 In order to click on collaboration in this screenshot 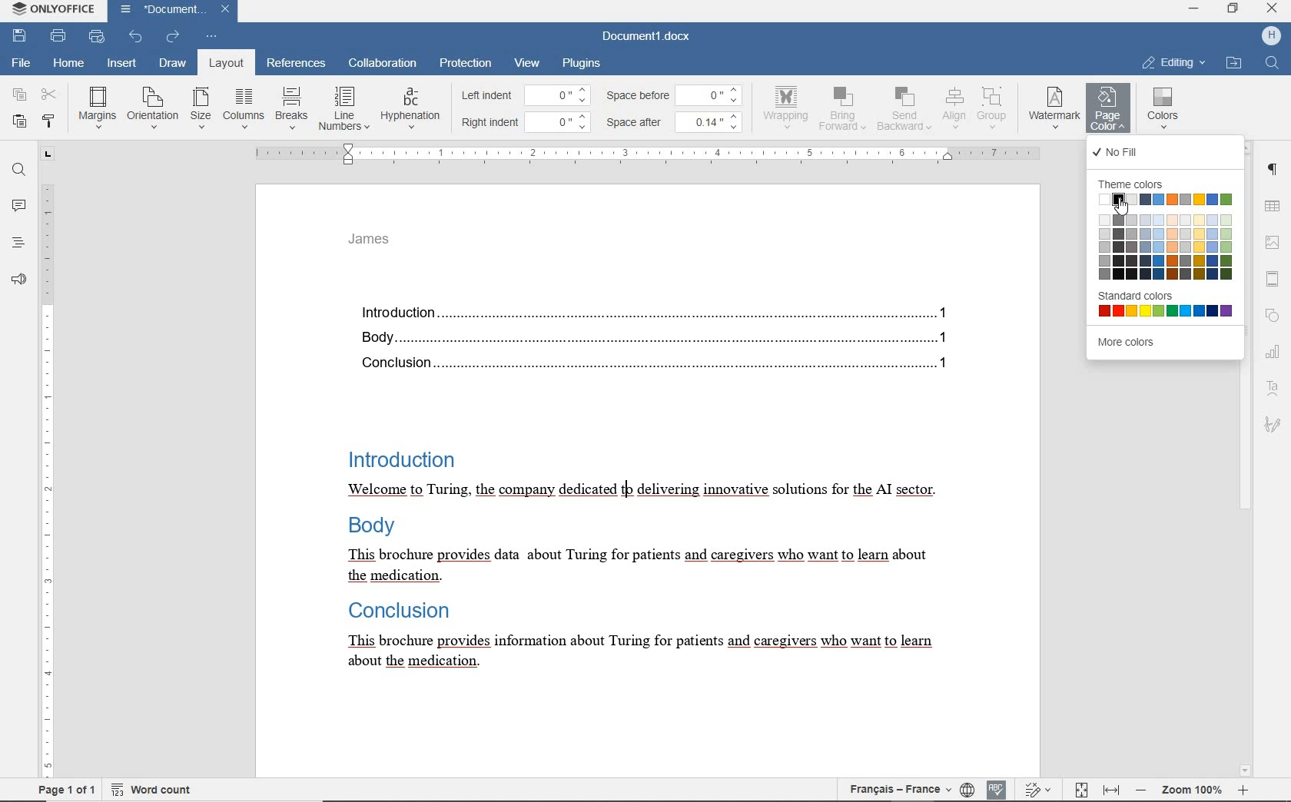, I will do `click(383, 65)`.